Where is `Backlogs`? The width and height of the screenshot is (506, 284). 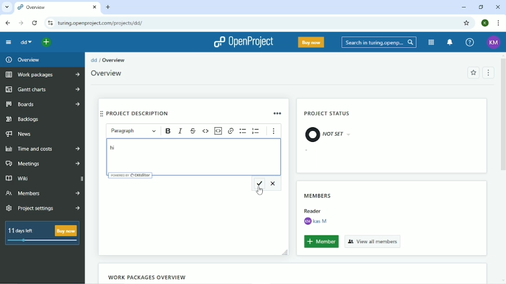
Backlogs is located at coordinates (24, 119).